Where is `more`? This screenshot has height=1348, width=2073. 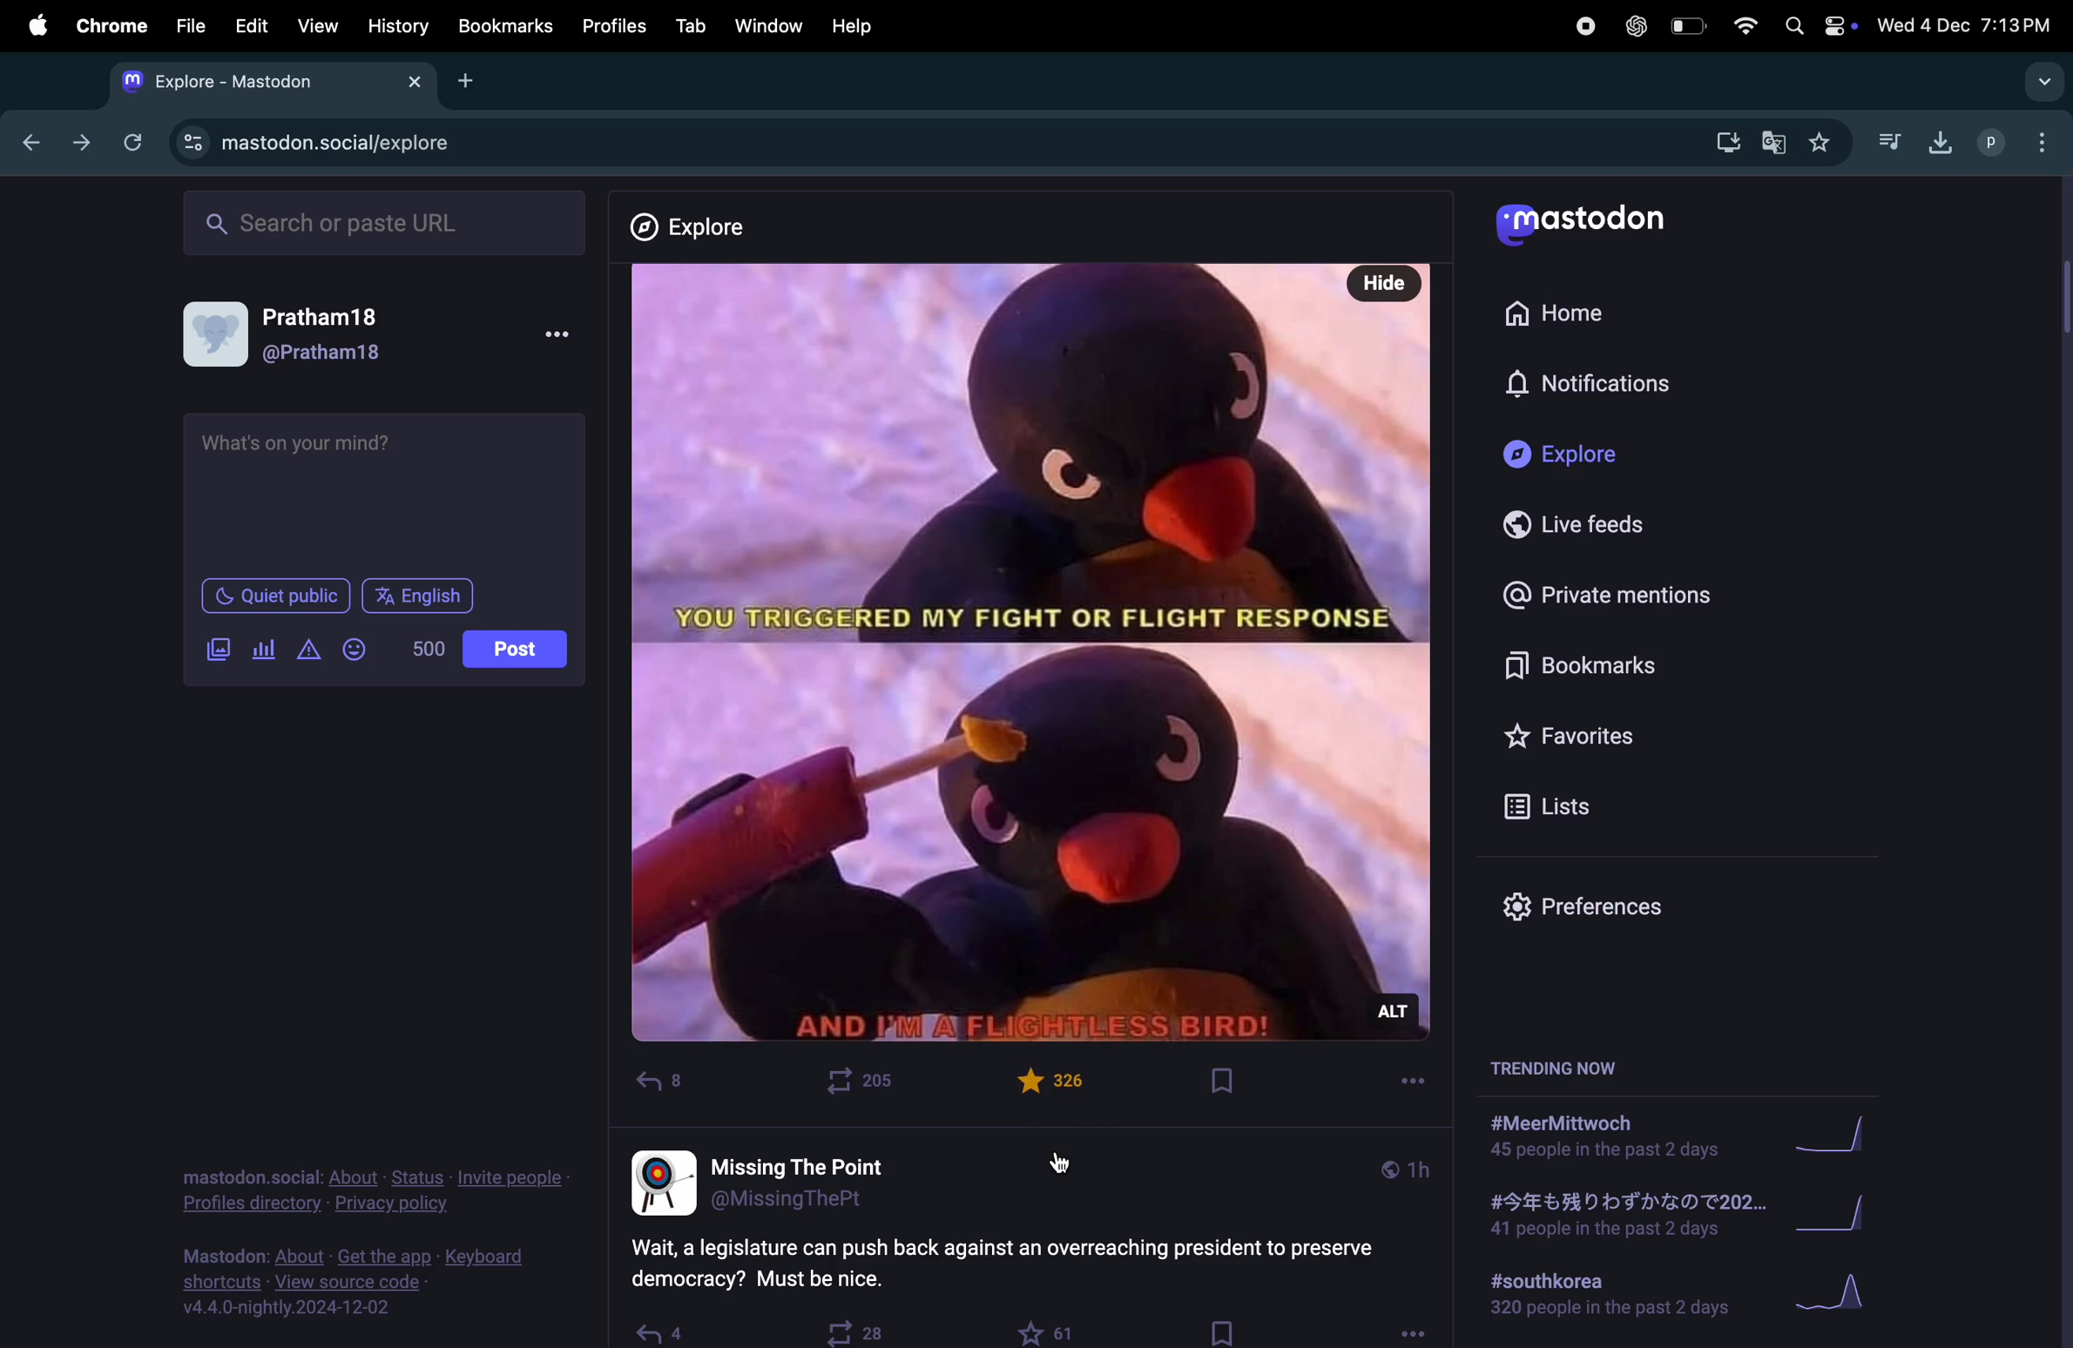
more is located at coordinates (1408, 1082).